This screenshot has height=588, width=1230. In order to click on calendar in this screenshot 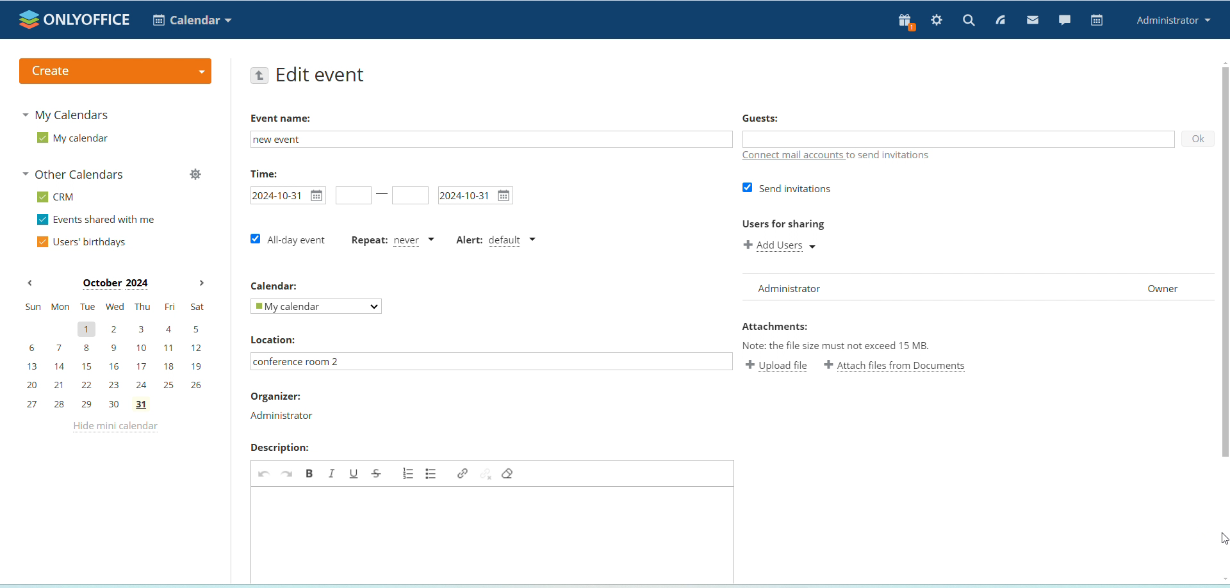, I will do `click(1097, 20)`.